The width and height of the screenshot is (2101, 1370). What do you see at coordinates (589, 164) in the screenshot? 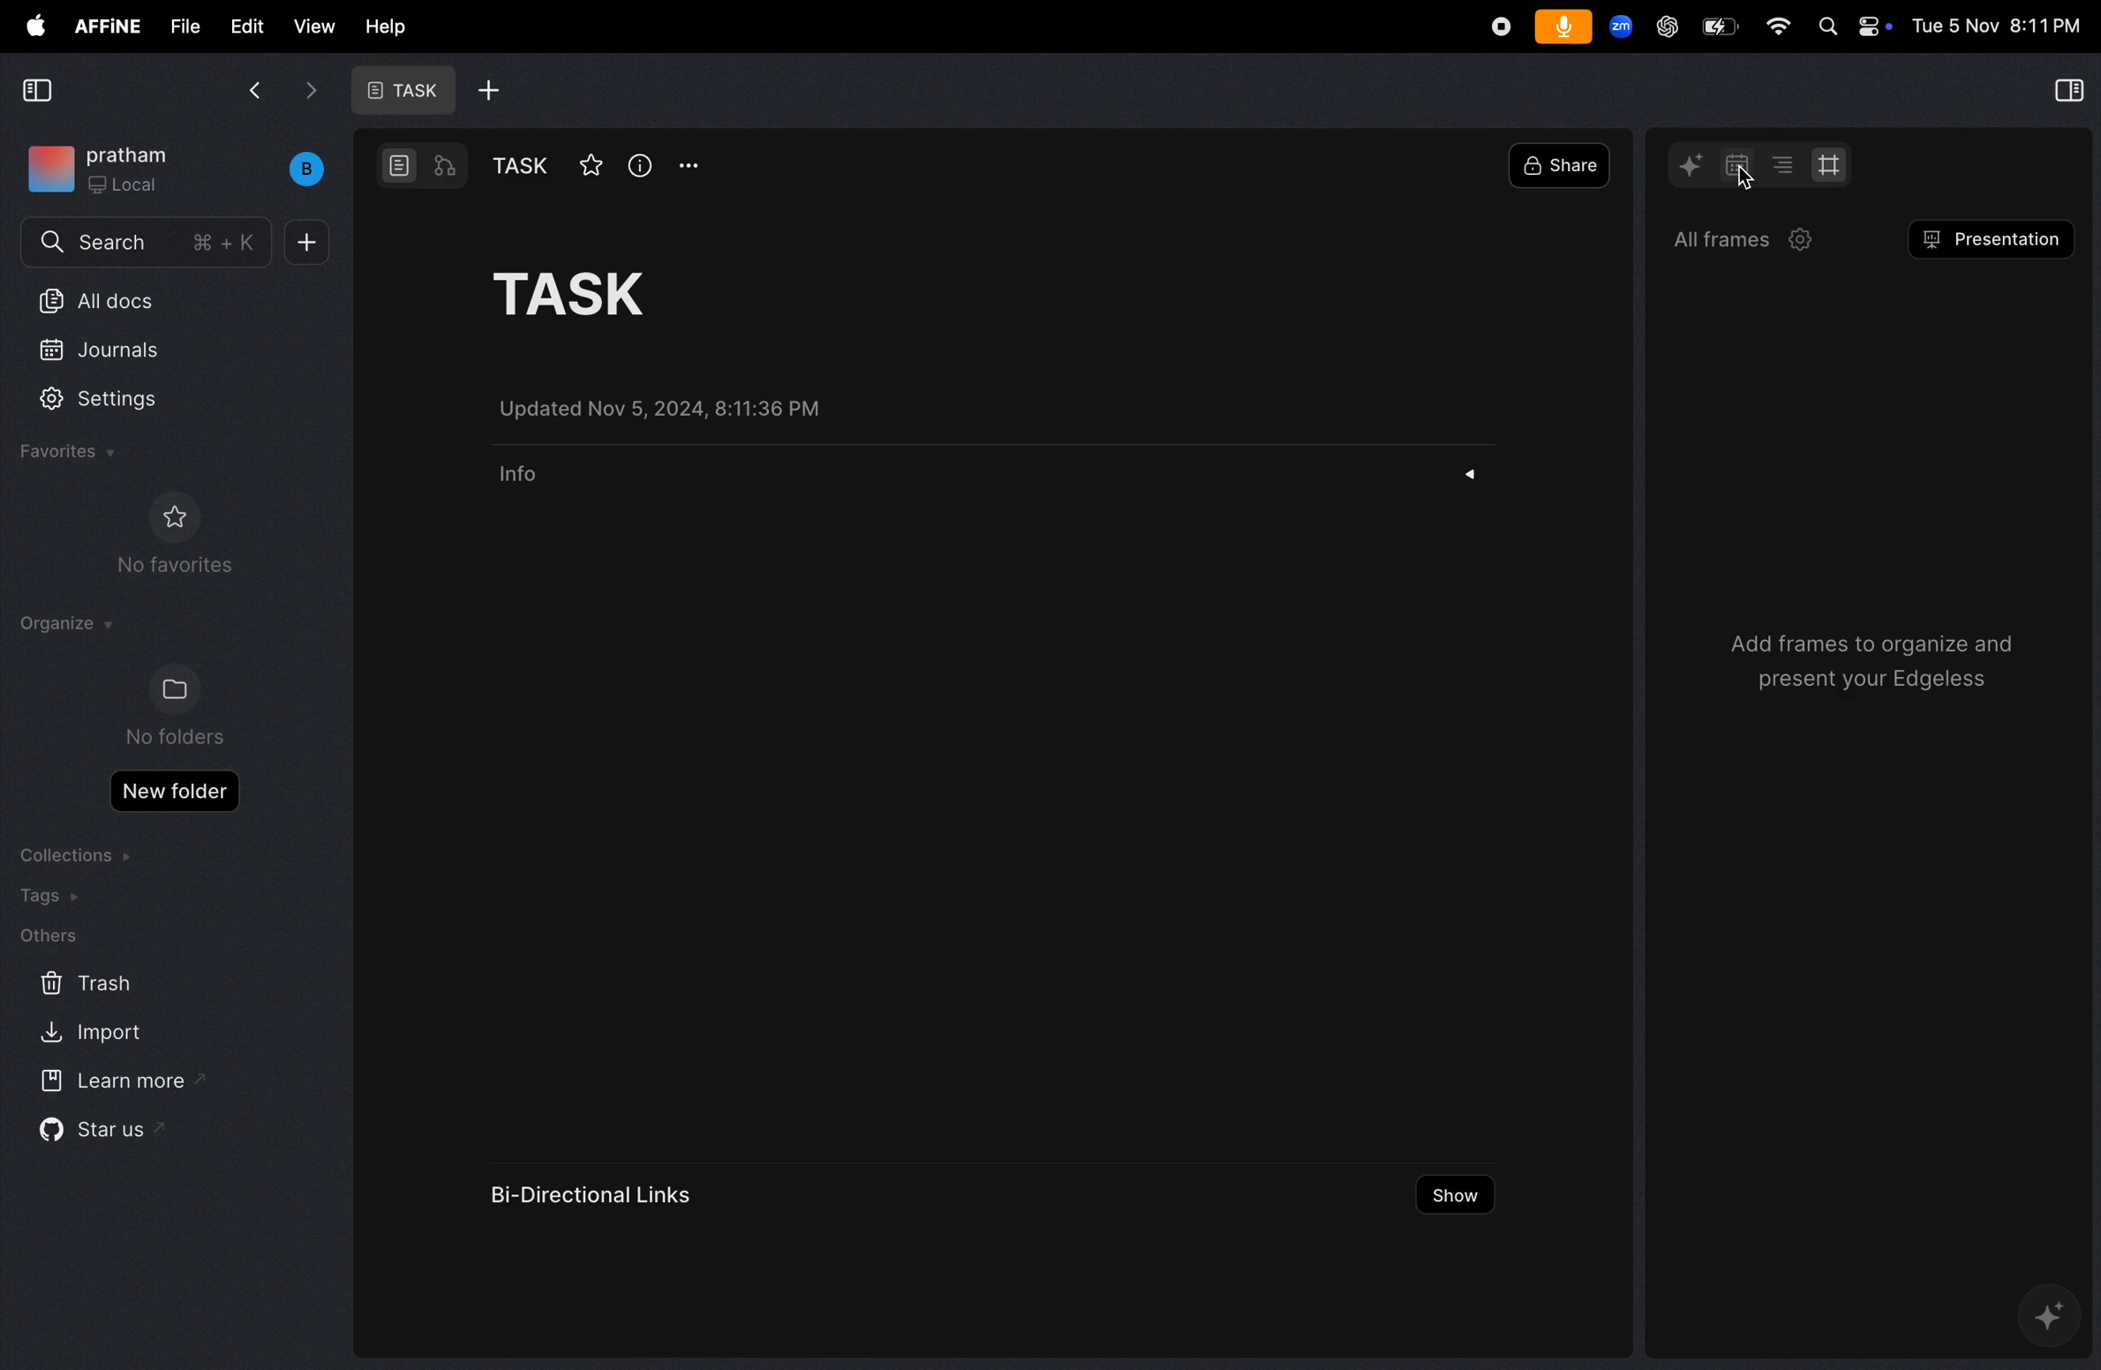
I see `star` at bounding box center [589, 164].